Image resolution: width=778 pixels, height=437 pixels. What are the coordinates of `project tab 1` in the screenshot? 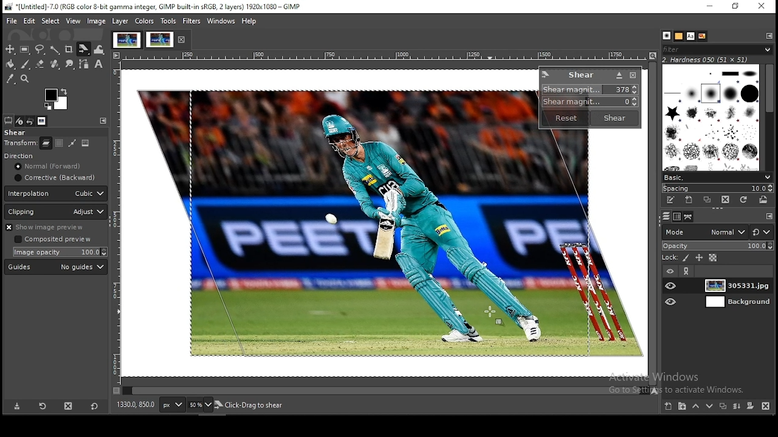 It's located at (126, 40).